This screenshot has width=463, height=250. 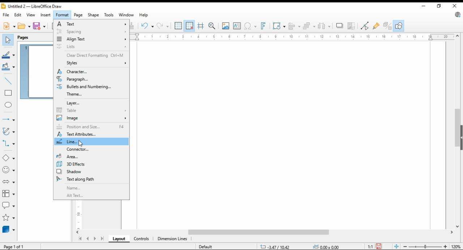 What do you see at coordinates (77, 149) in the screenshot?
I see `connector` at bounding box center [77, 149].